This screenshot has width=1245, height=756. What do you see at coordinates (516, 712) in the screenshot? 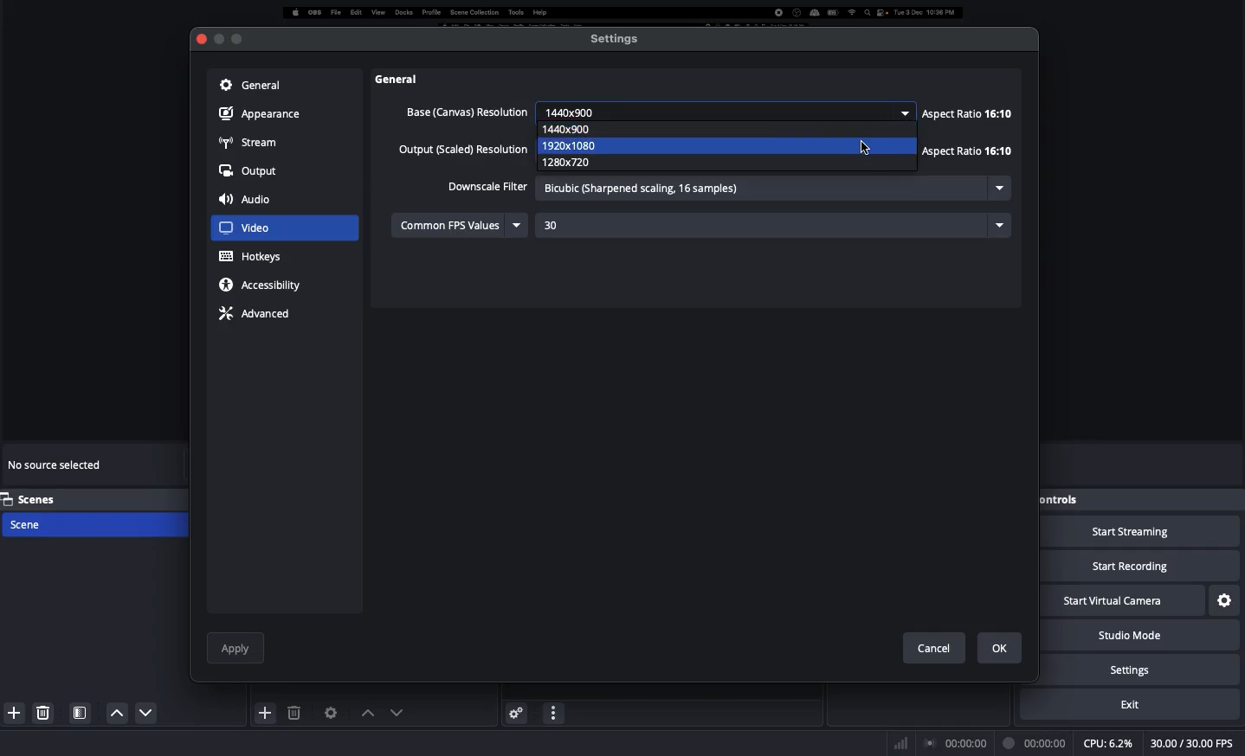
I see `Advanced audio preferences` at bounding box center [516, 712].